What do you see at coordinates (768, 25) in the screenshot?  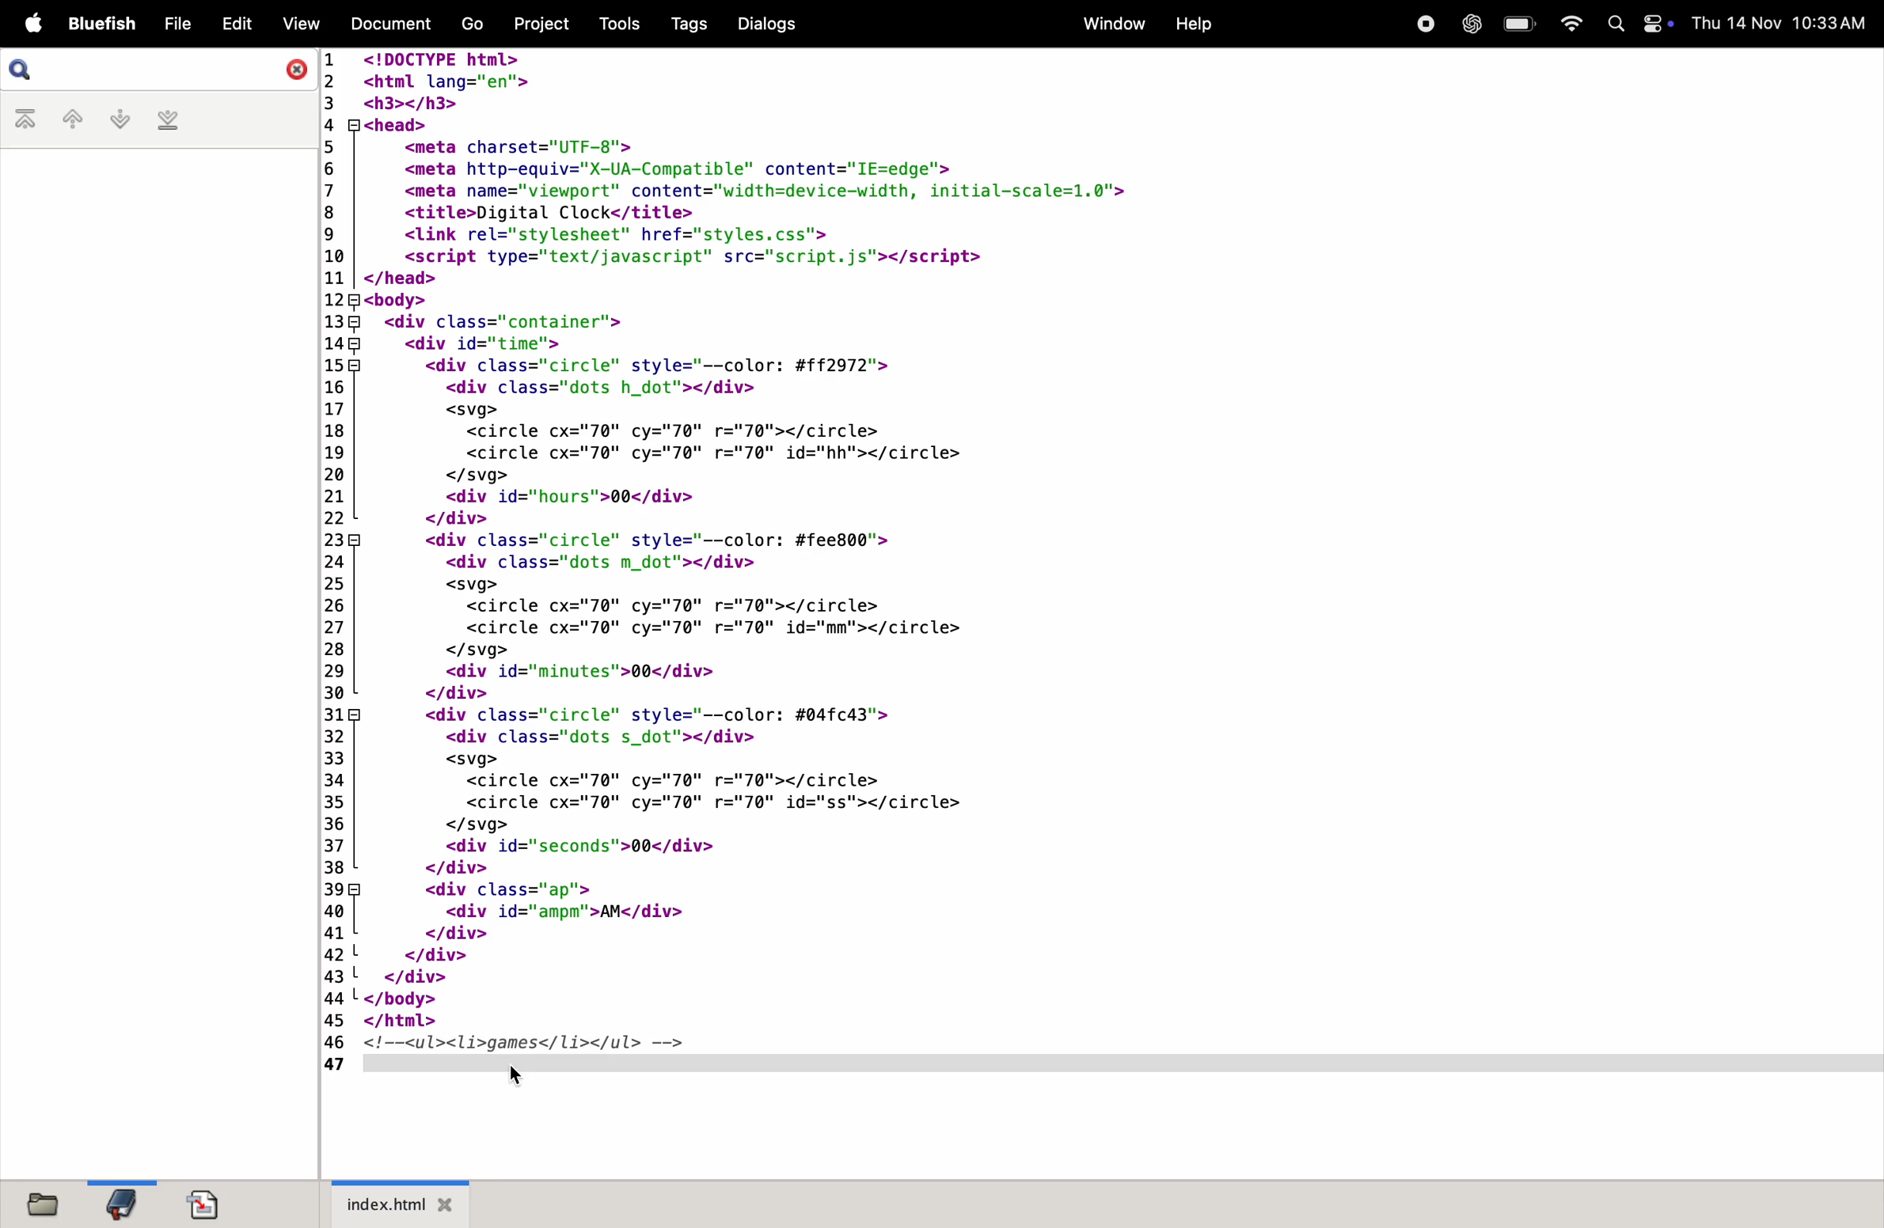 I see `dialogs` at bounding box center [768, 25].